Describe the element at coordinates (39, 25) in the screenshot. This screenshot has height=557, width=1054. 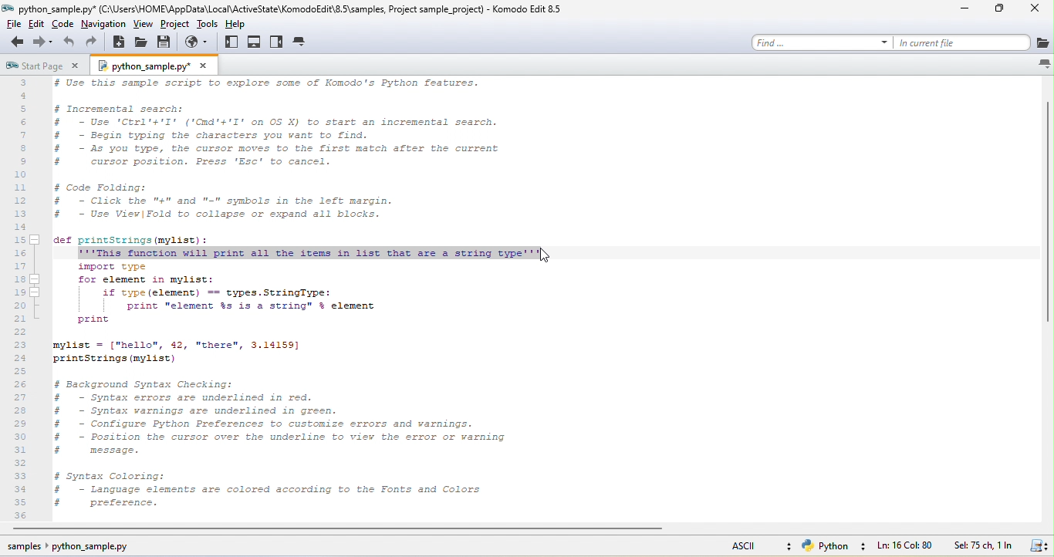
I see `edit` at that location.